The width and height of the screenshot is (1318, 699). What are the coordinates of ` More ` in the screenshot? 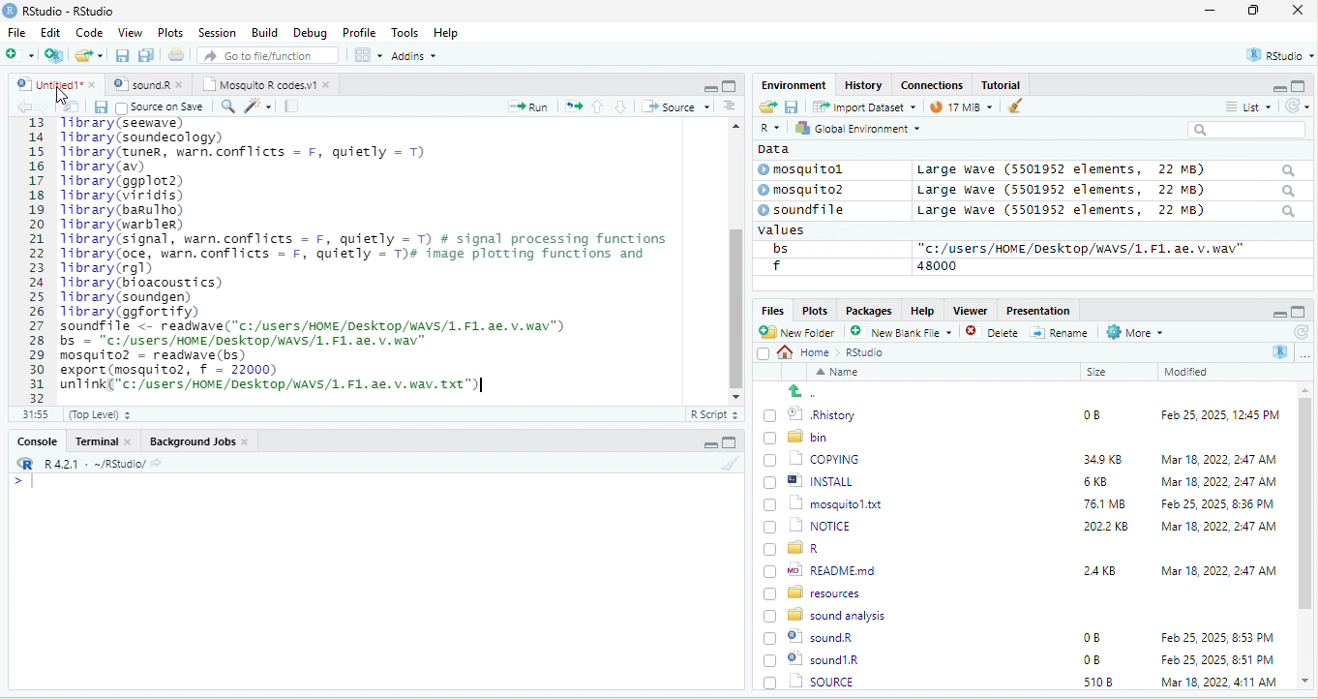 It's located at (1133, 333).